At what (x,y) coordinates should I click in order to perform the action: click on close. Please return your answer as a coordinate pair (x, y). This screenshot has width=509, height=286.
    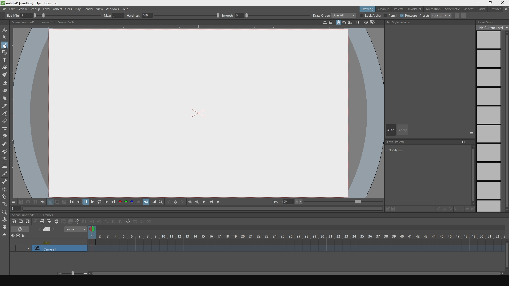
    Looking at the image, I should click on (5, 235).